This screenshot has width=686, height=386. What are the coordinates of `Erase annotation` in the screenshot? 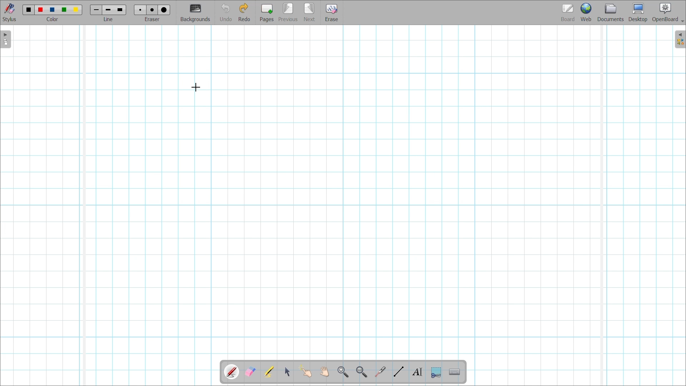 It's located at (250, 372).